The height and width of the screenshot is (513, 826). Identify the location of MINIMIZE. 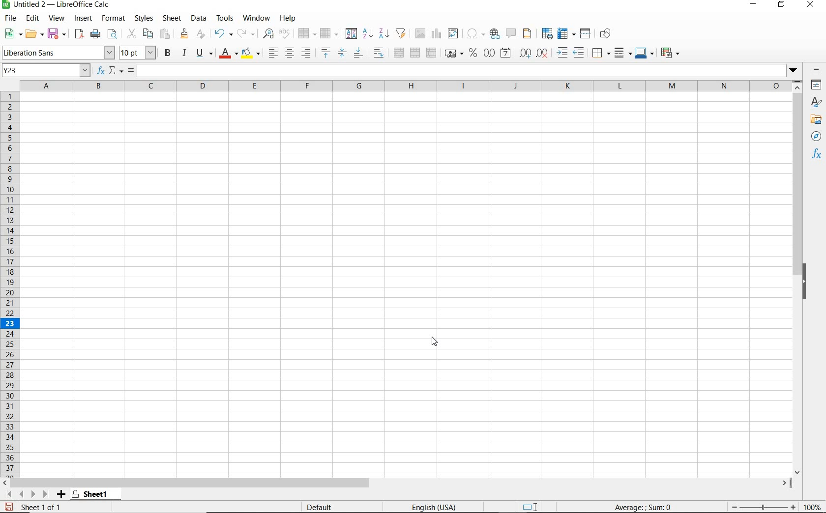
(754, 5).